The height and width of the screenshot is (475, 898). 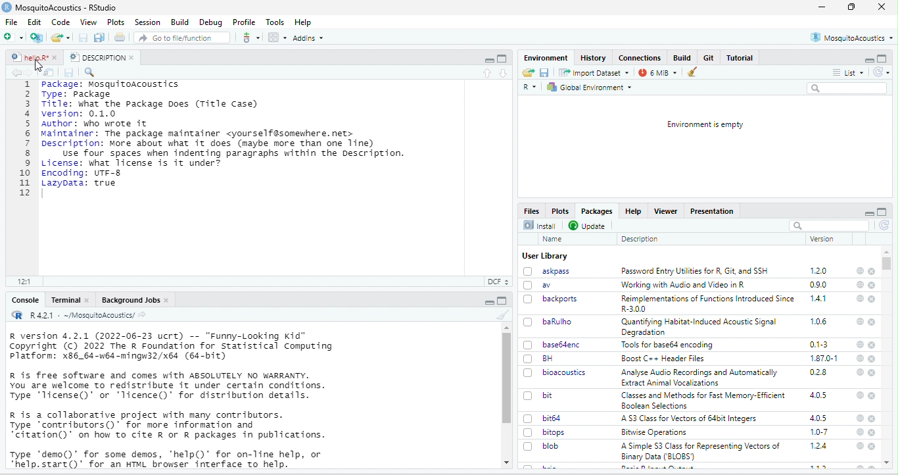 I want to click on R is free software and comes with ABSOLUTELY NO WARRANTY.
You are welcome to redistribute it under certain conditions.
Type 'license()' or 'licence()' for distribution details., so click(x=171, y=386).